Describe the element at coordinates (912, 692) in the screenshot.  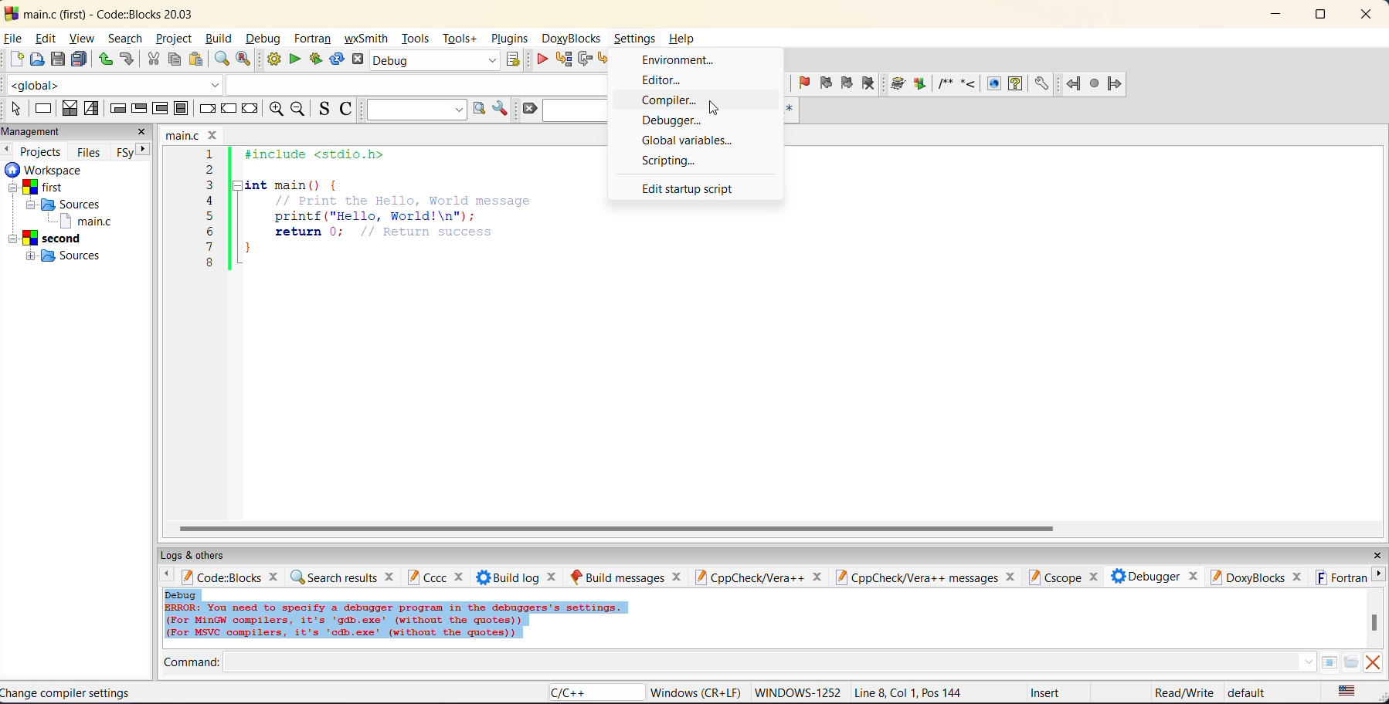
I see `Line 8, Col 1, Pos 144` at that location.